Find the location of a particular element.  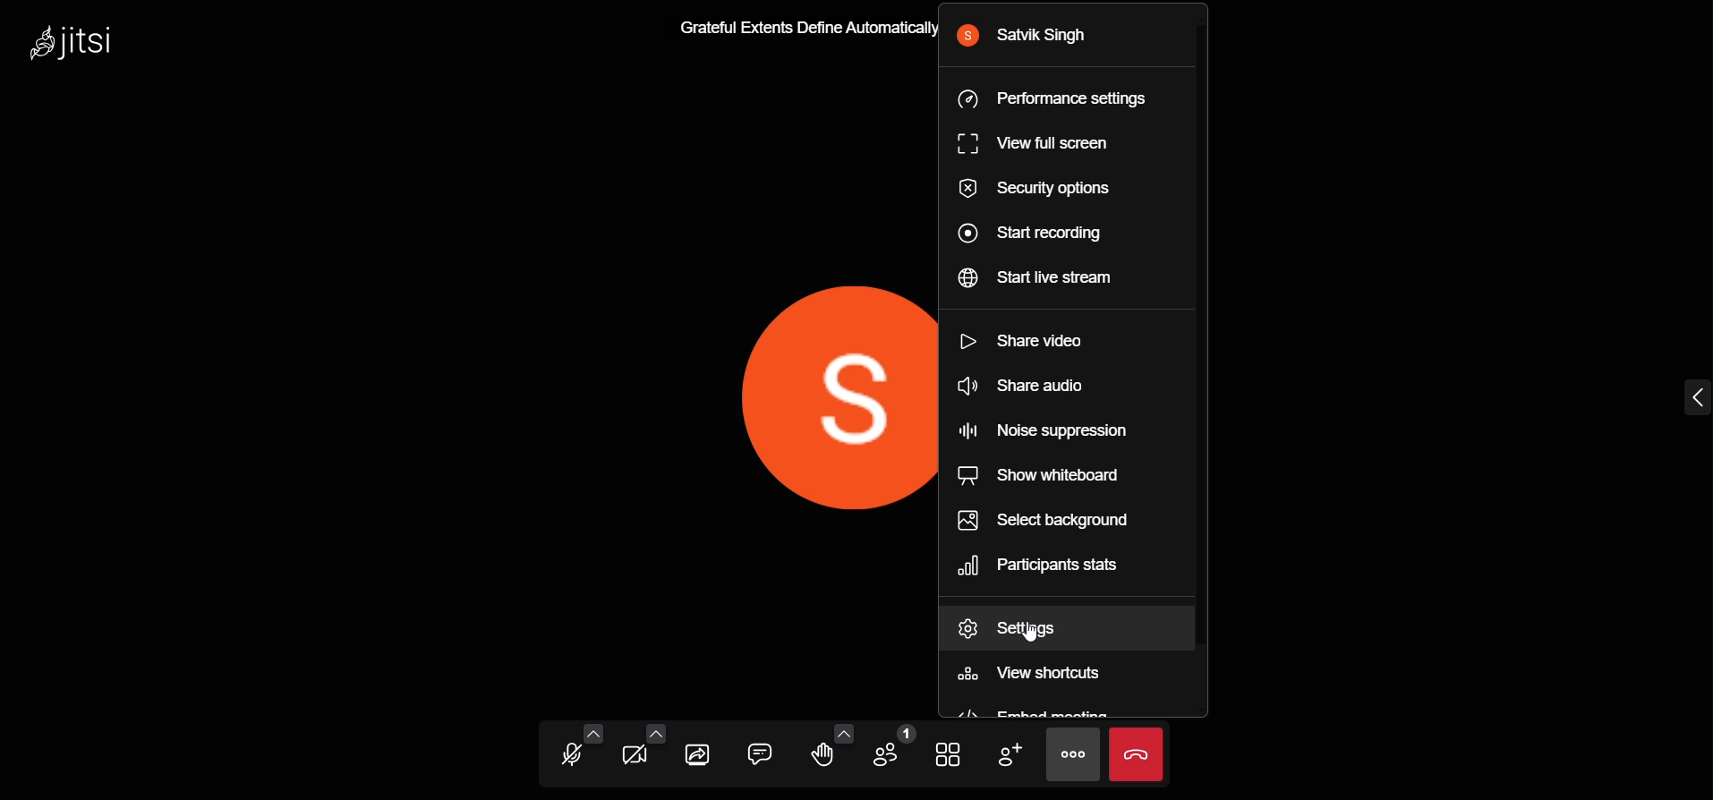

invite people is located at coordinates (1006, 754).